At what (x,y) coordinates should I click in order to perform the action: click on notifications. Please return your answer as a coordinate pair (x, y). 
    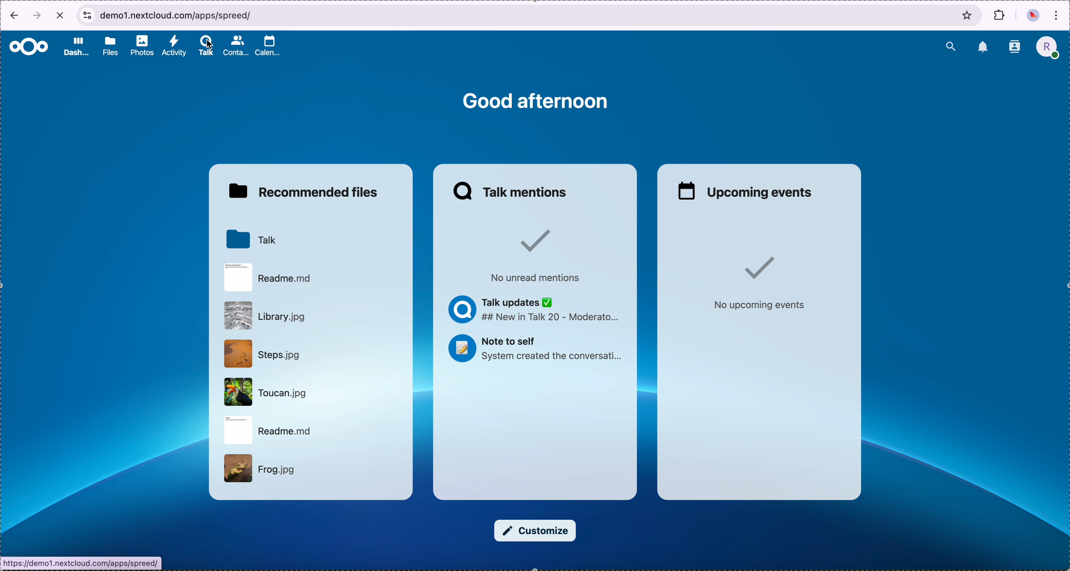
    Looking at the image, I should click on (983, 47).